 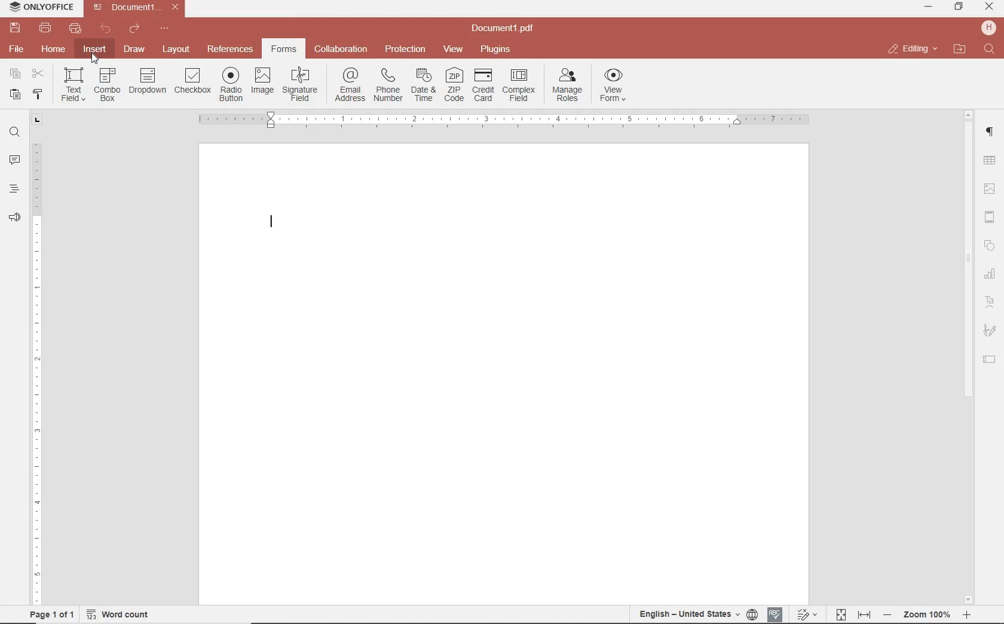 What do you see at coordinates (990, 247) in the screenshot?
I see `SHAPES` at bounding box center [990, 247].